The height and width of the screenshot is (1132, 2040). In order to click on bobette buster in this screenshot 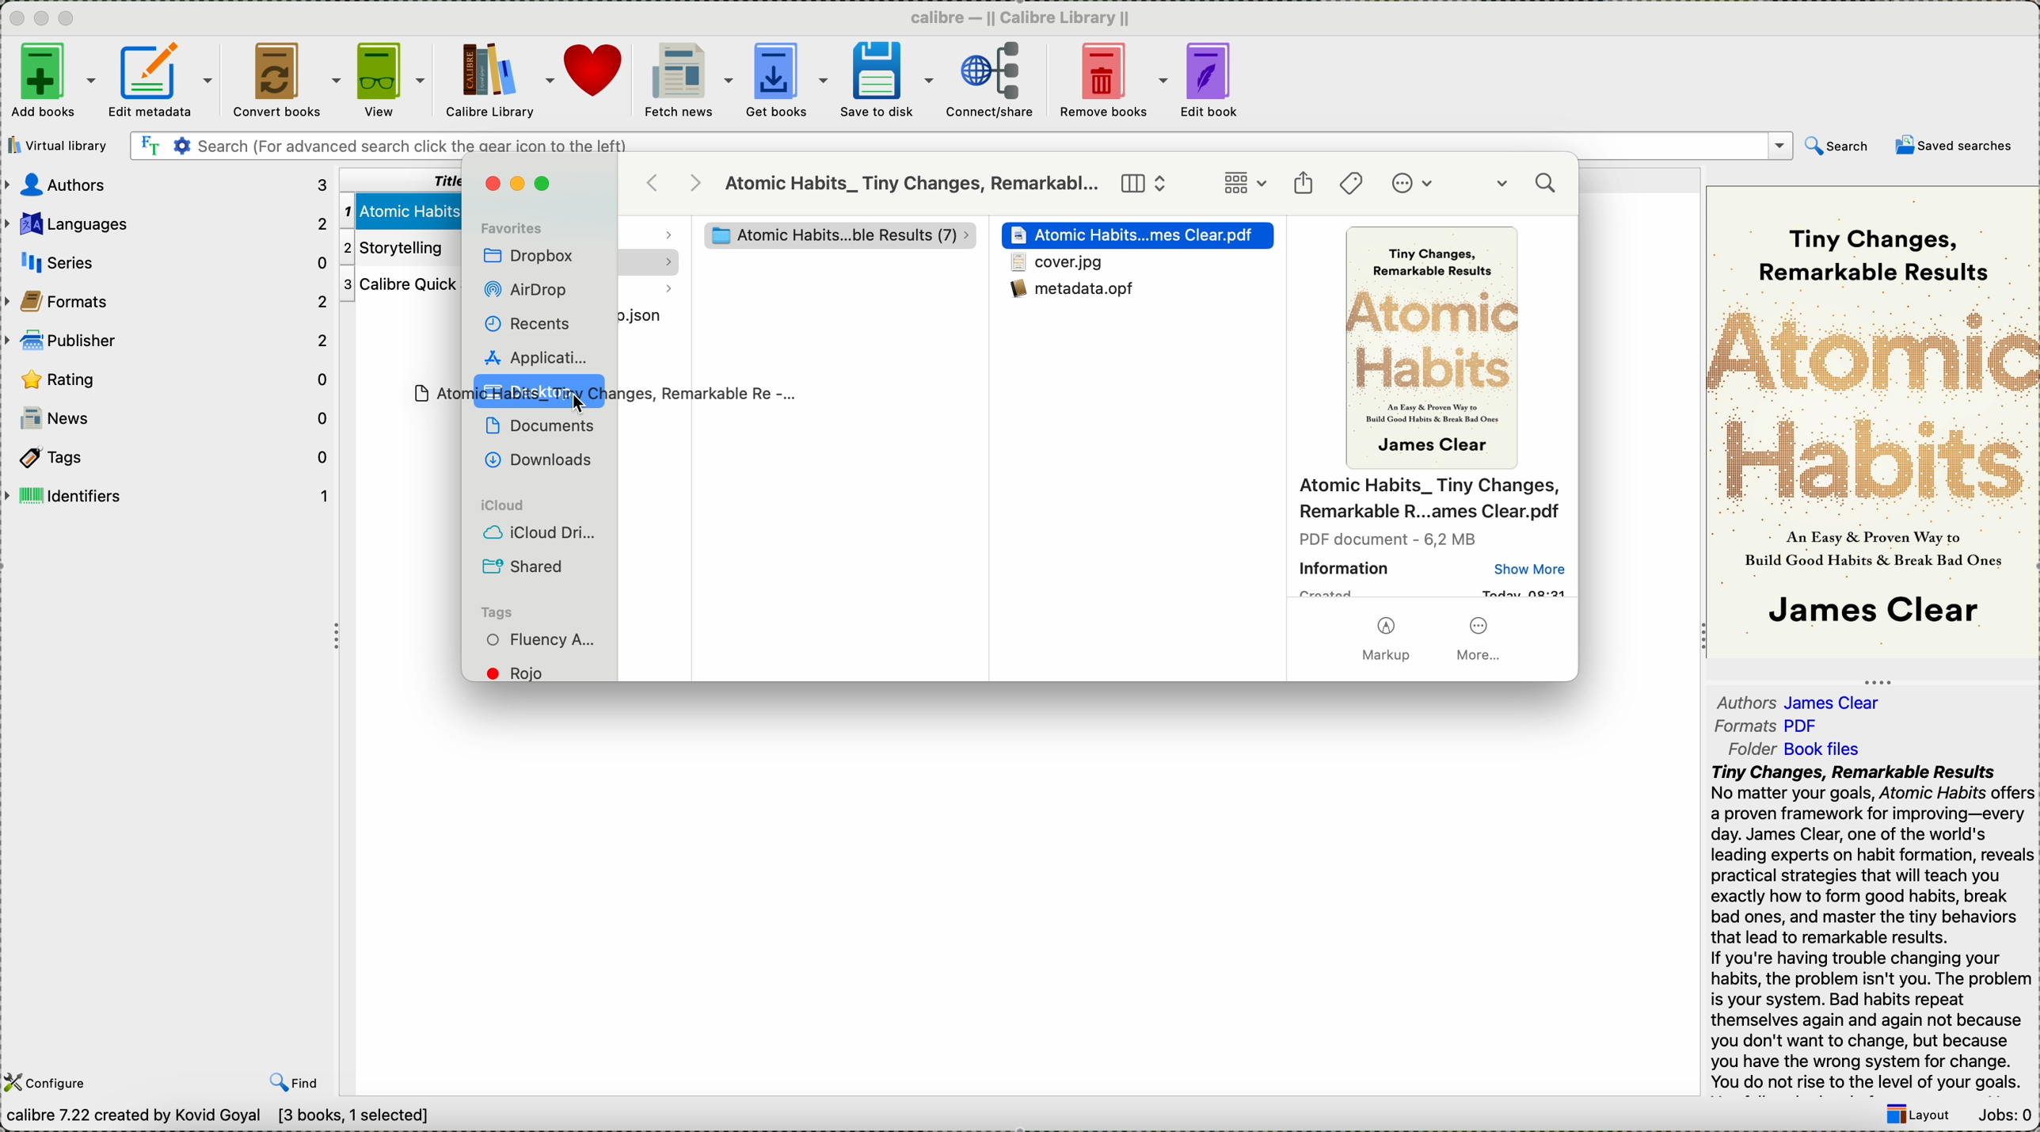, I will do `click(829, 235)`.